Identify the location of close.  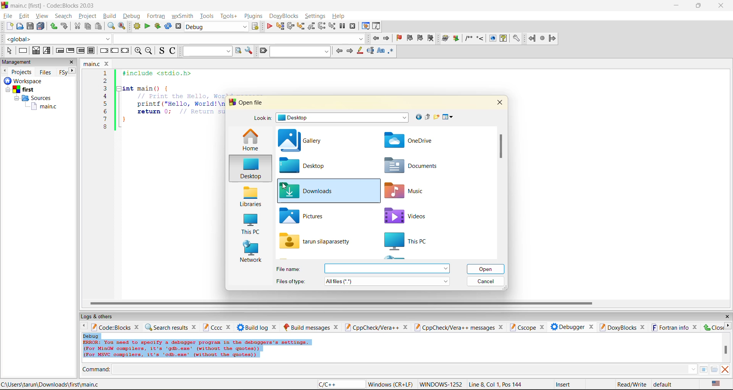
(72, 62).